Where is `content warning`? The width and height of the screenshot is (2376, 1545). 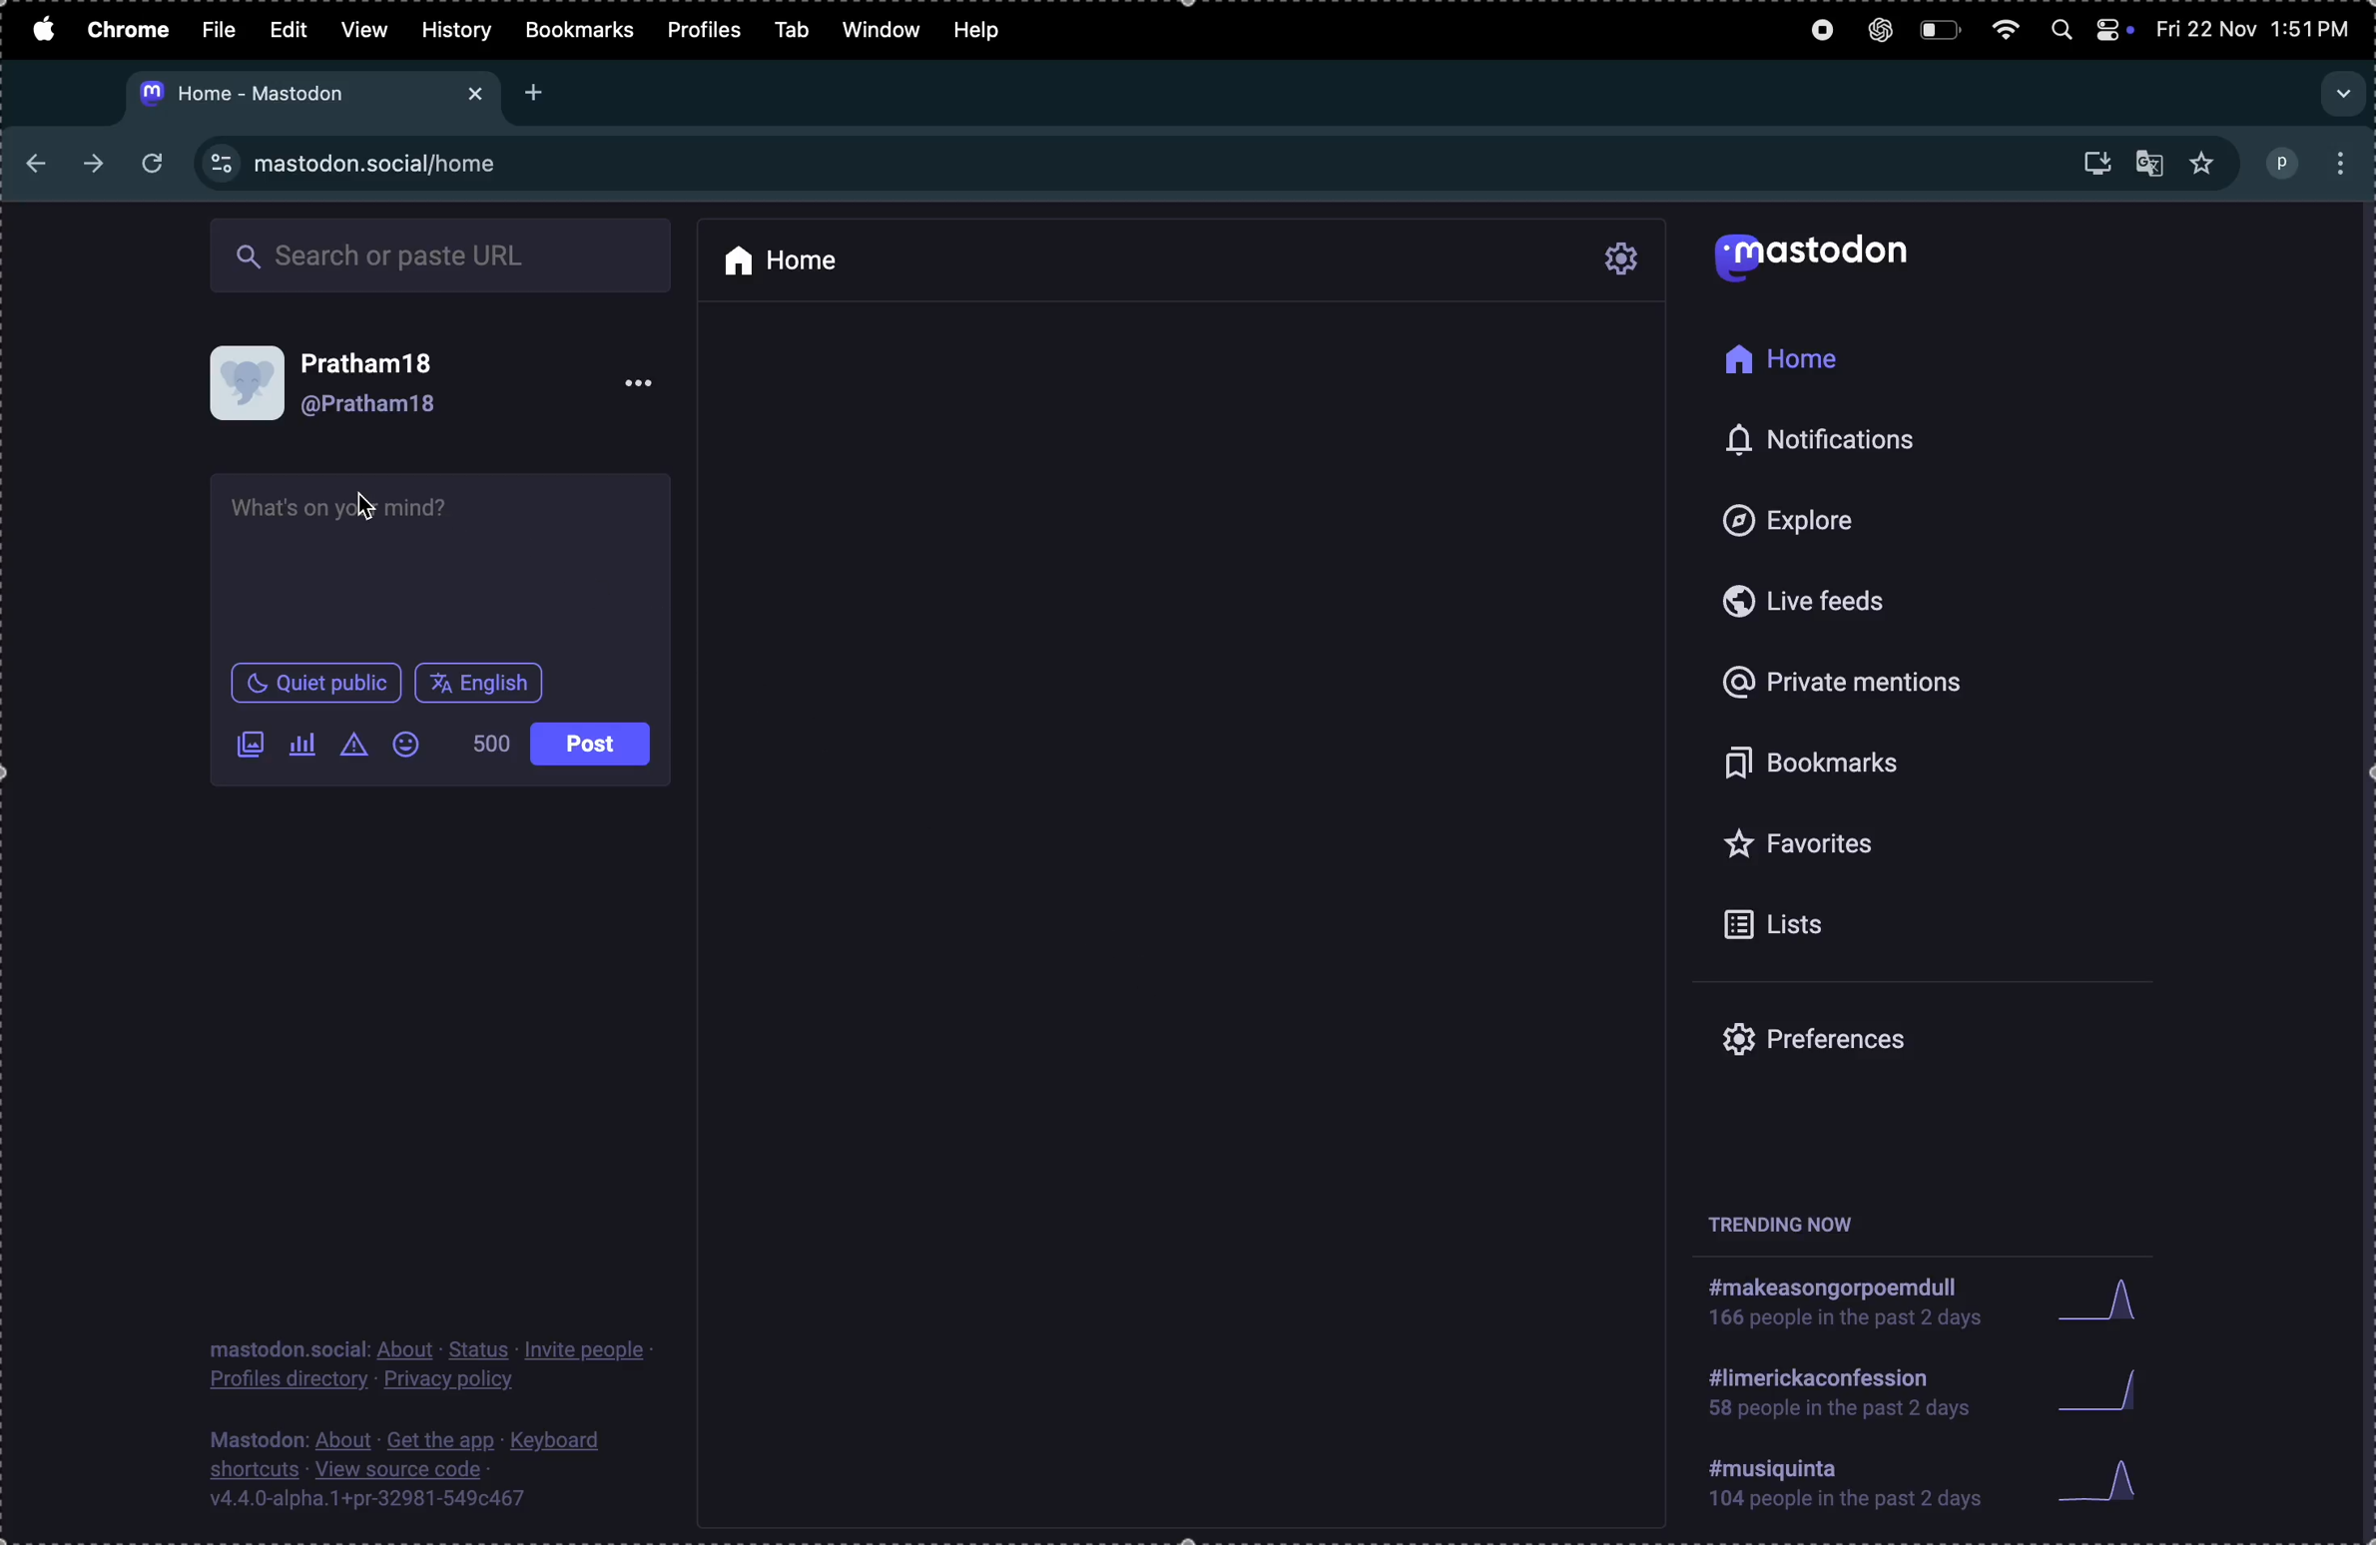 content warning is located at coordinates (349, 745).